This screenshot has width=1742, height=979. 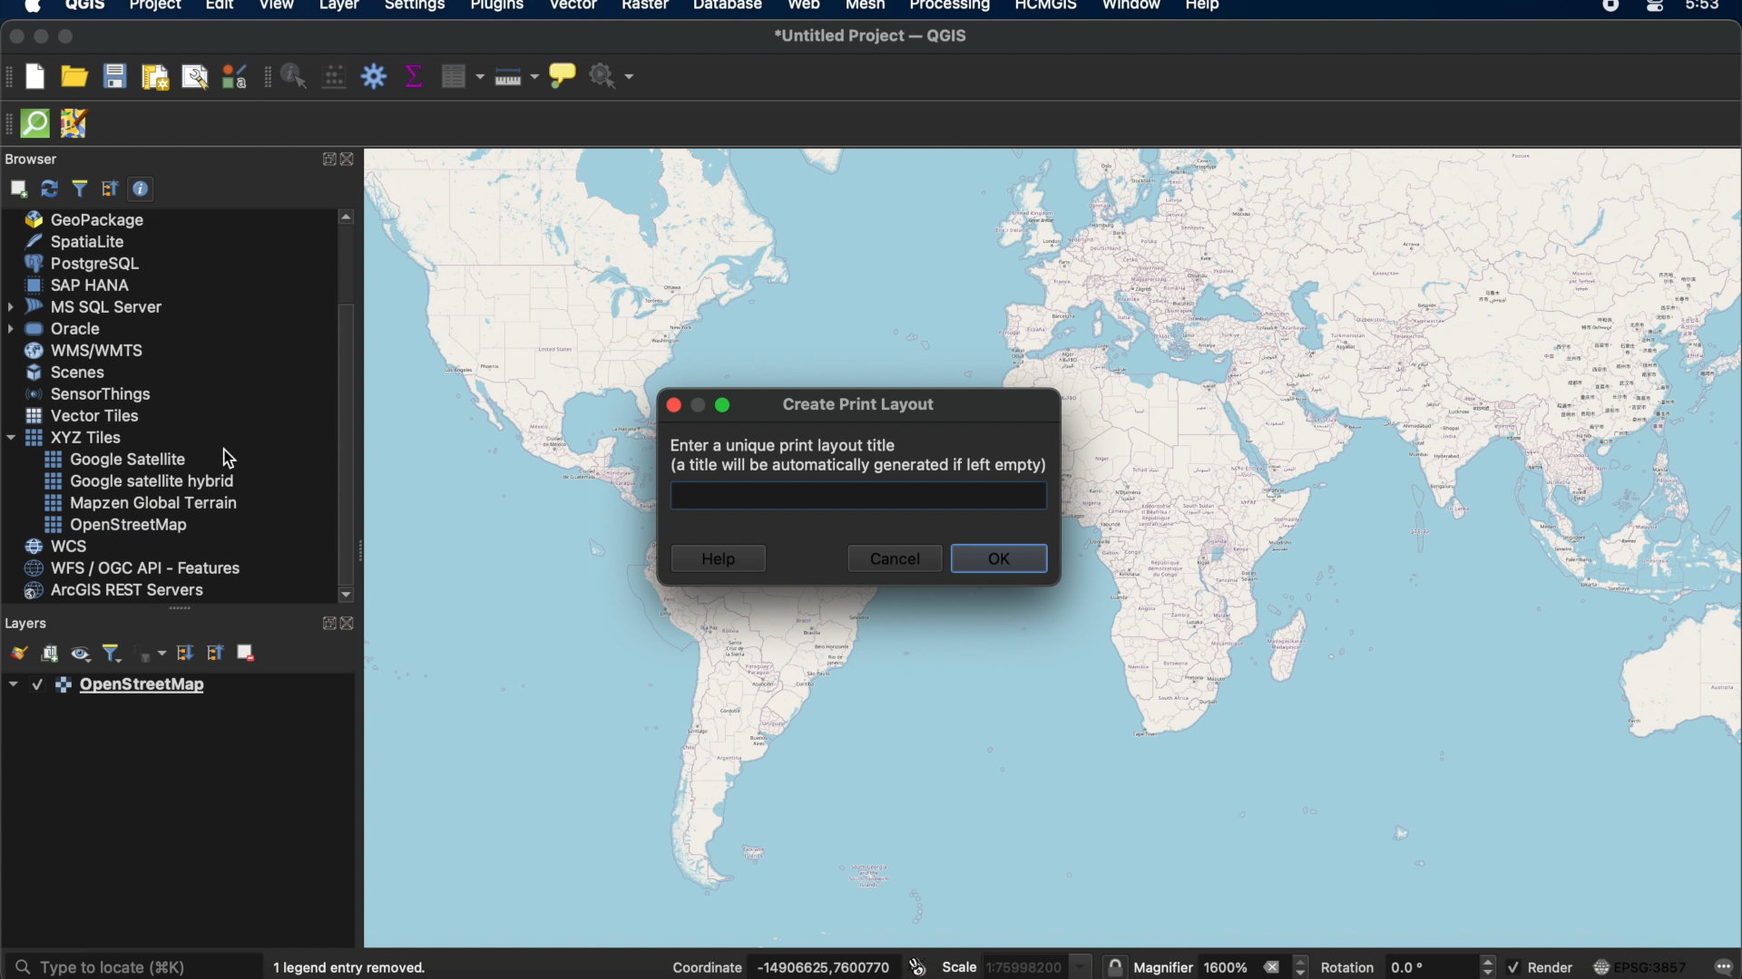 I want to click on vector tiles, so click(x=81, y=416).